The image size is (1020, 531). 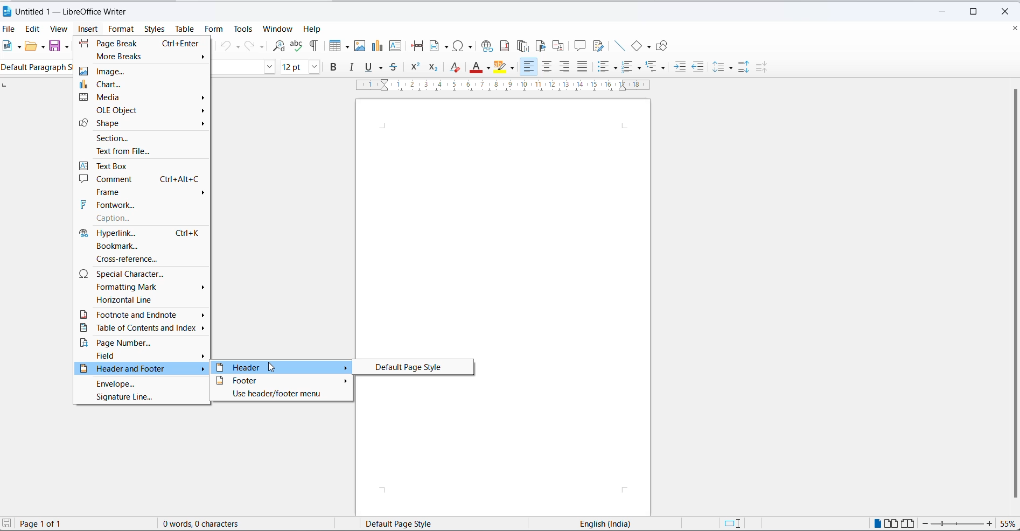 What do you see at coordinates (522, 46) in the screenshot?
I see `insert endnote` at bounding box center [522, 46].